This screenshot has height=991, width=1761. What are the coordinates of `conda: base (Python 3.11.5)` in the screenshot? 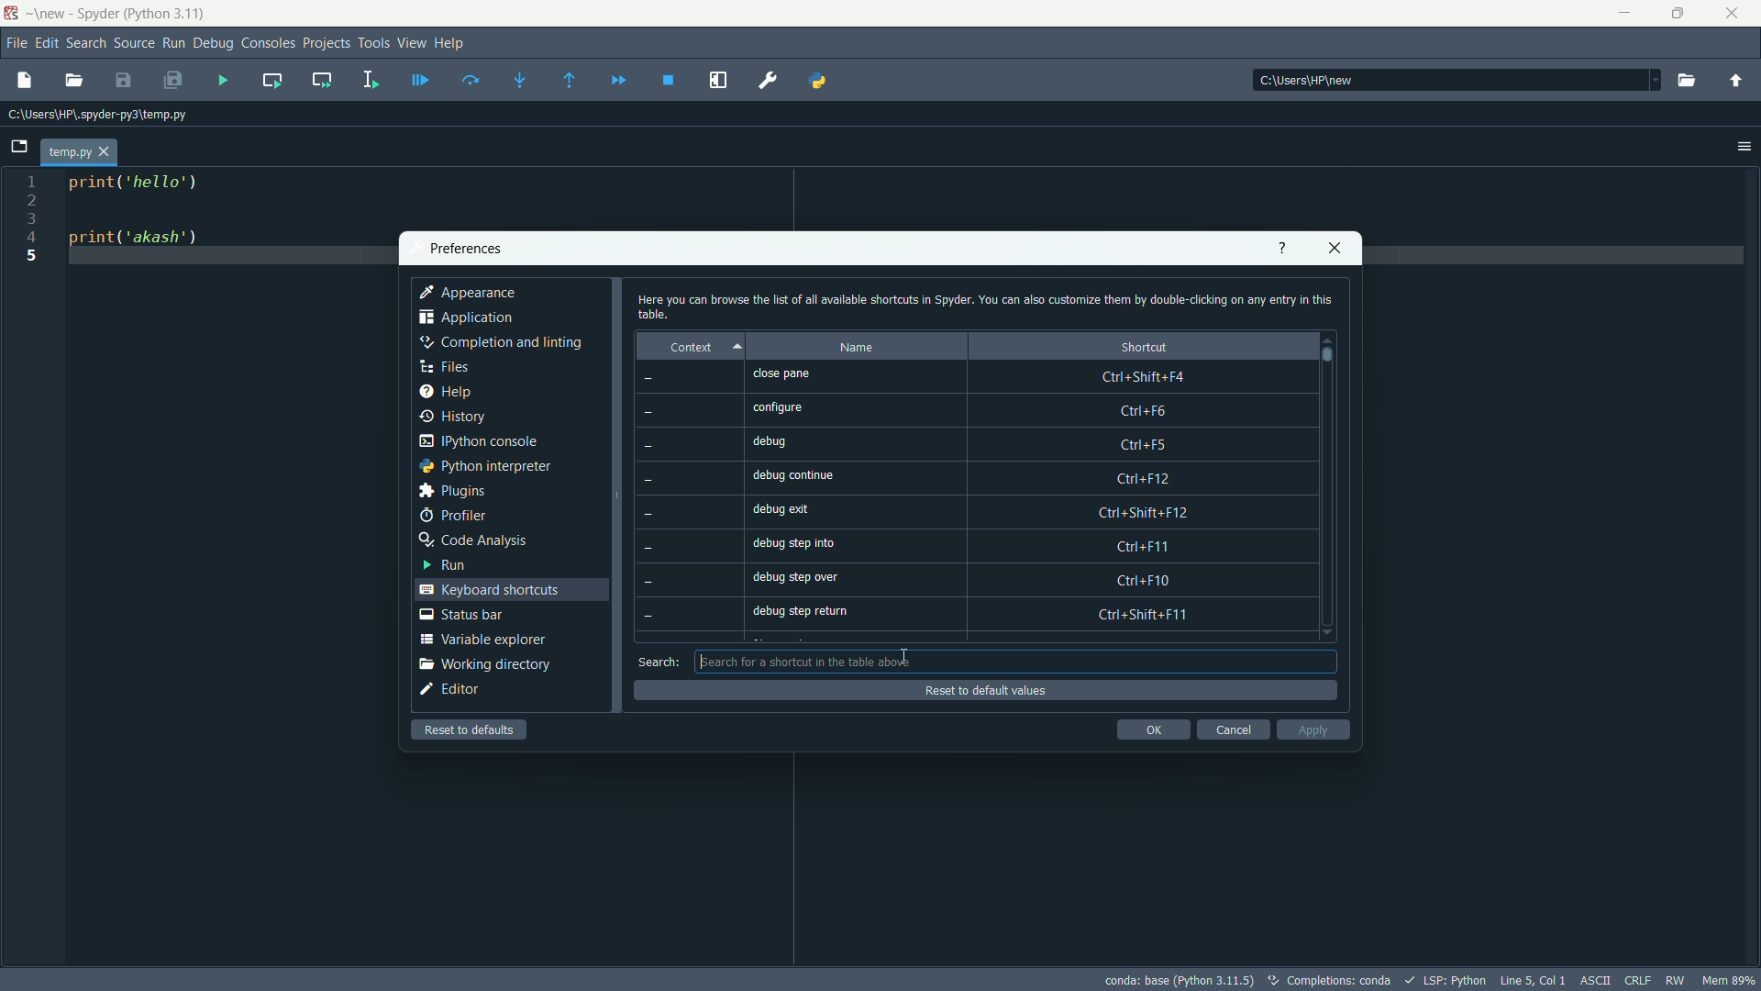 It's located at (1179, 981).